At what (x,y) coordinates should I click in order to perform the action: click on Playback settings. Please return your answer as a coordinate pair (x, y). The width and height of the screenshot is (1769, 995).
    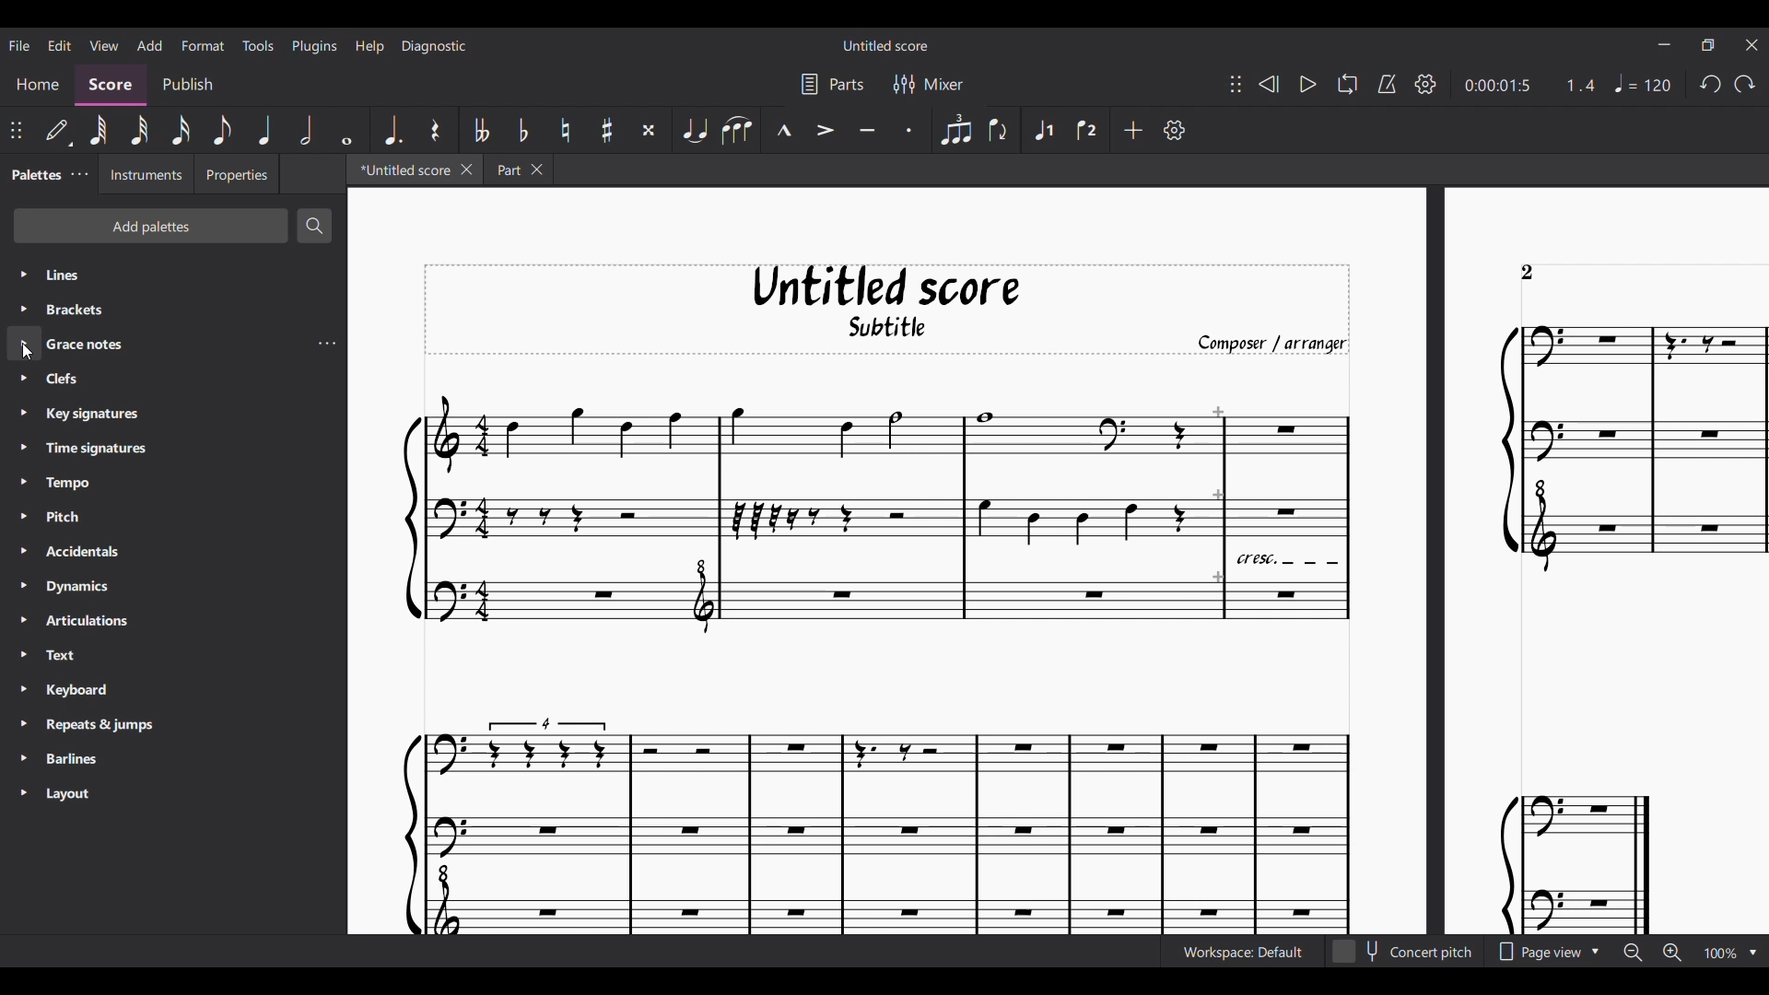
    Looking at the image, I should click on (1425, 84).